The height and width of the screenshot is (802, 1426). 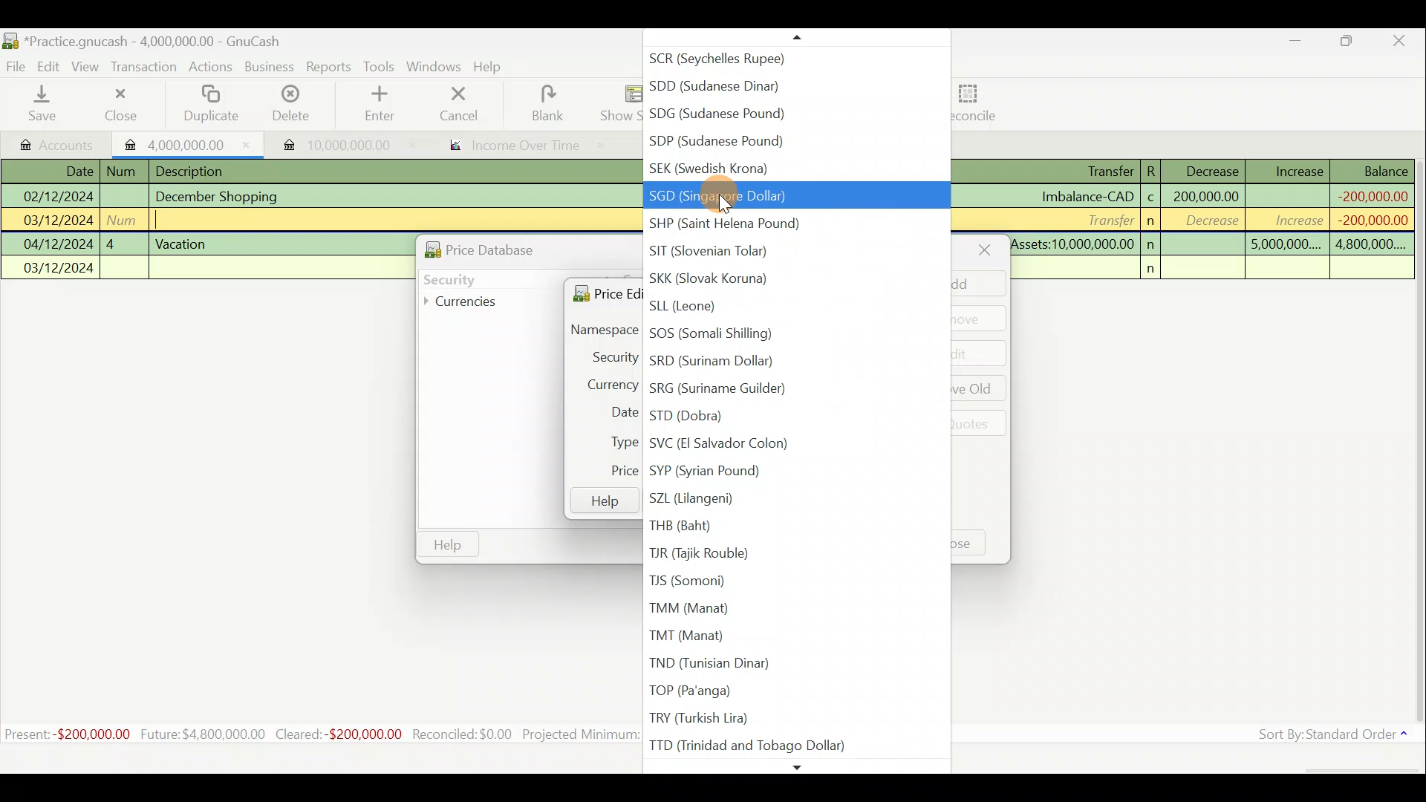 What do you see at coordinates (45, 105) in the screenshot?
I see `Save` at bounding box center [45, 105].